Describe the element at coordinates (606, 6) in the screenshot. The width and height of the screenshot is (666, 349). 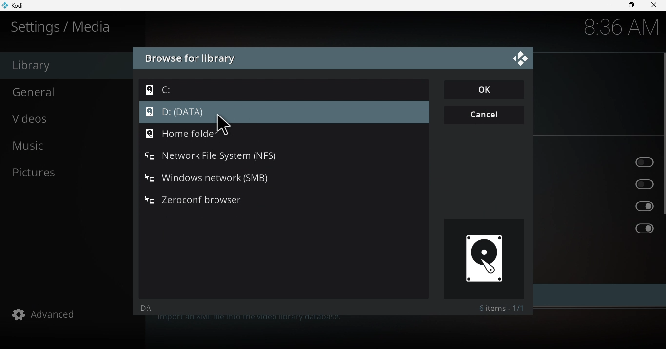
I see `Minimize` at that location.